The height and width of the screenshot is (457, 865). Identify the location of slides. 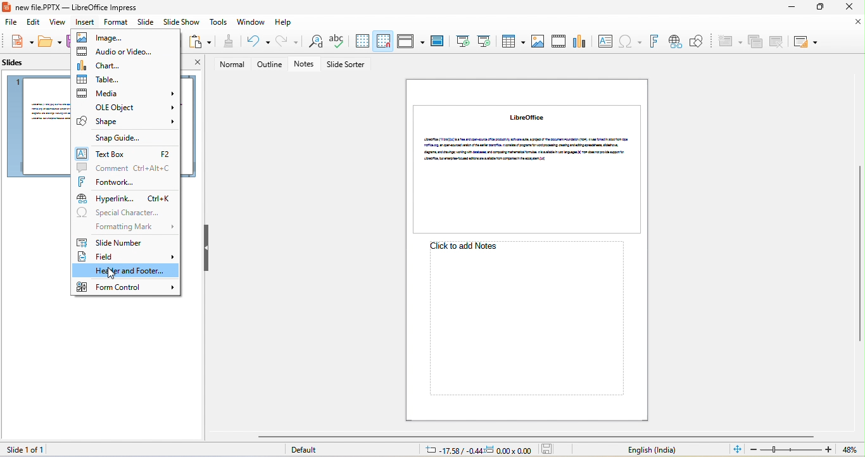
(18, 65).